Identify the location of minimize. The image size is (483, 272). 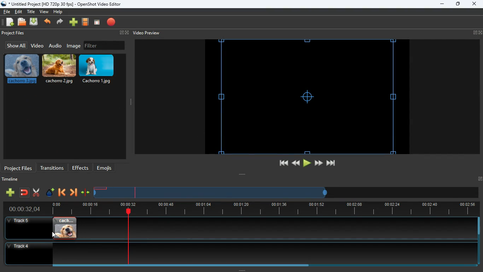
(442, 4).